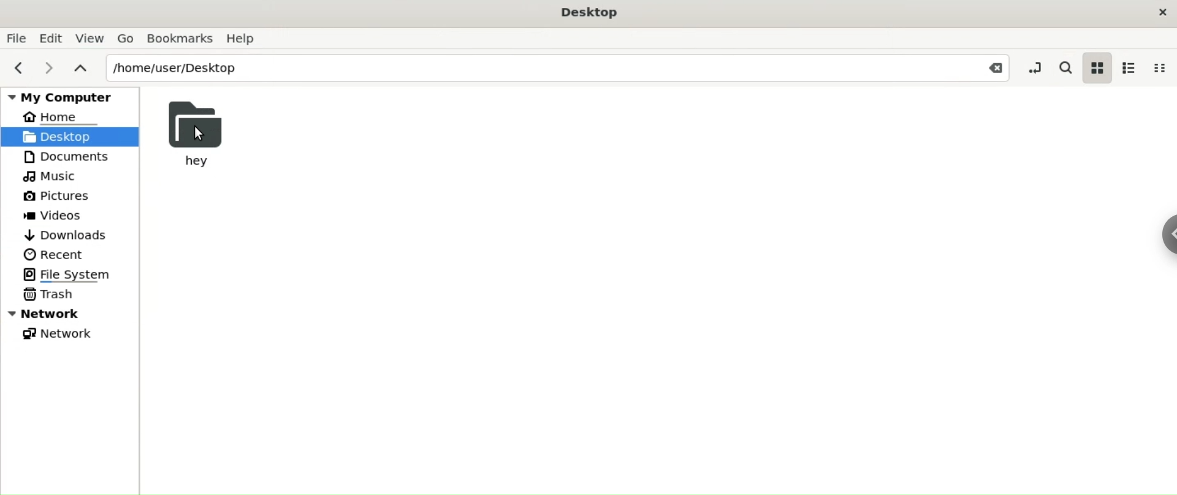 Image resolution: width=1177 pixels, height=495 pixels. I want to click on Downloads, so click(69, 235).